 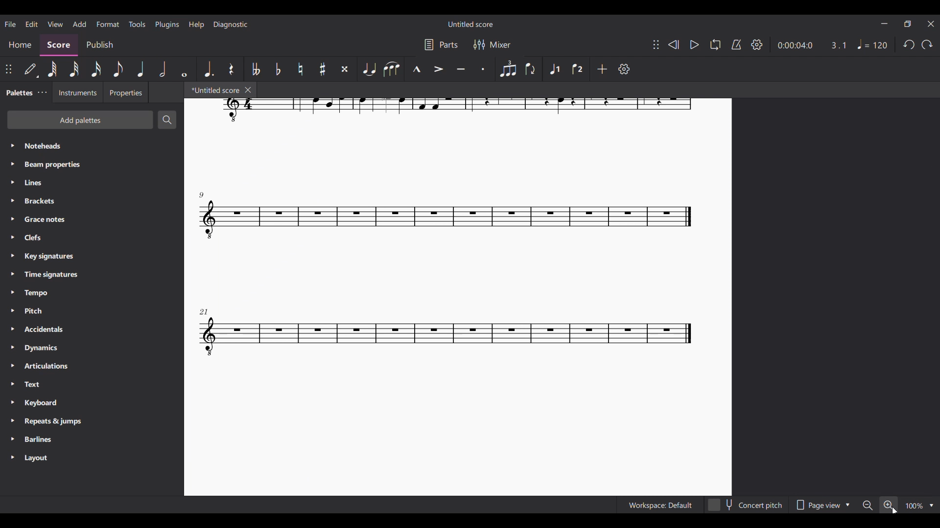 What do you see at coordinates (909, 44) in the screenshot?
I see `Undo` at bounding box center [909, 44].